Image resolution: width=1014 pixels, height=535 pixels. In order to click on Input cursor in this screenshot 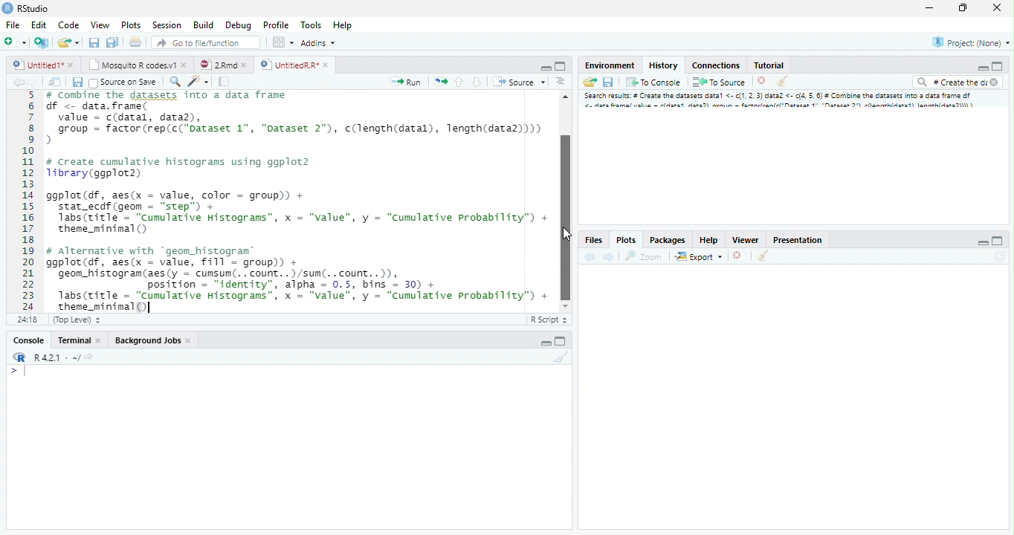, I will do `click(22, 372)`.